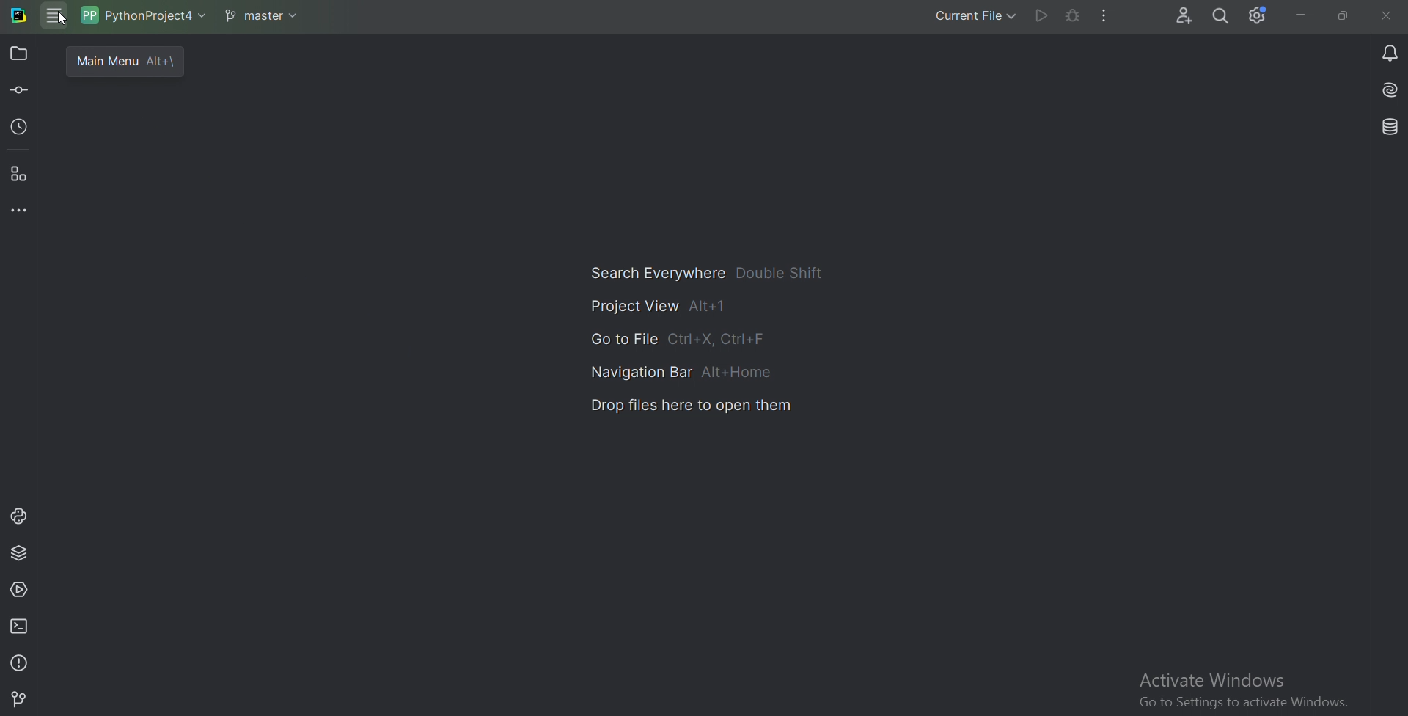 The width and height of the screenshot is (1408, 716). Describe the element at coordinates (1388, 90) in the screenshot. I see `Install AI Assistant` at that location.